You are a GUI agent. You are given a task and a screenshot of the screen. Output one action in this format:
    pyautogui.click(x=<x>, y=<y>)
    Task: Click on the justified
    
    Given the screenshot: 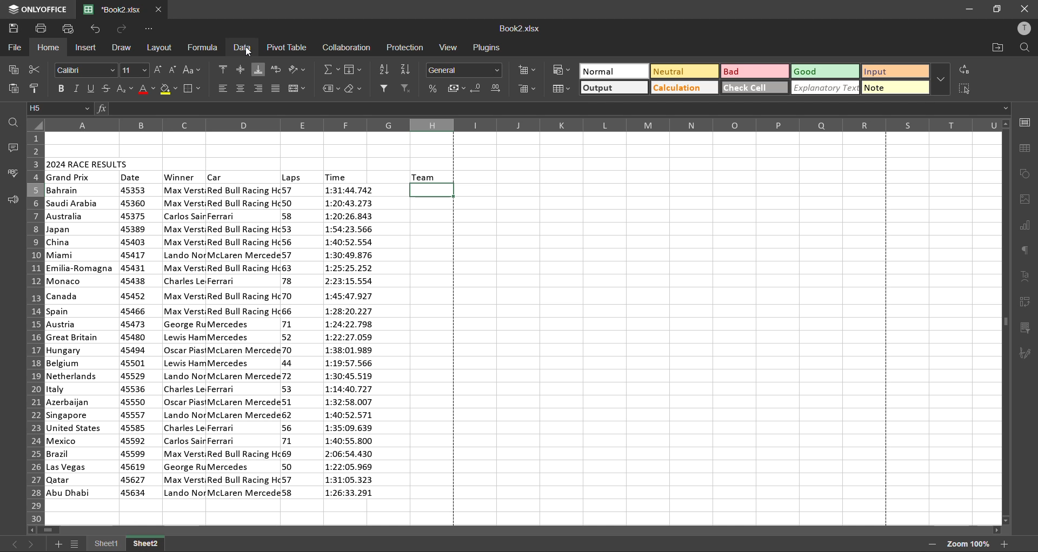 What is the action you would take?
    pyautogui.click(x=276, y=89)
    